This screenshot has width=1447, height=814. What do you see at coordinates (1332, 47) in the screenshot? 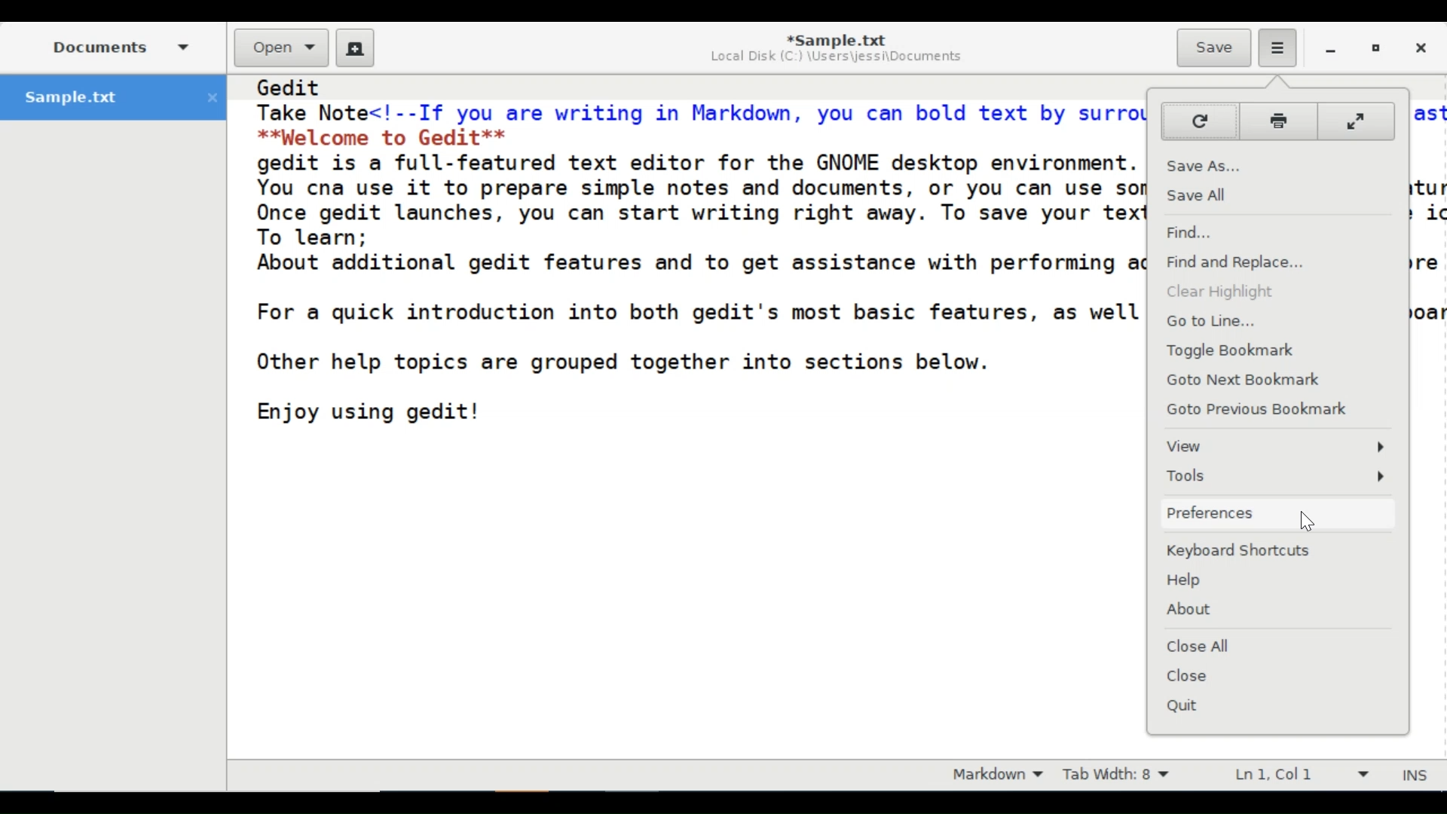
I see `minimize` at bounding box center [1332, 47].